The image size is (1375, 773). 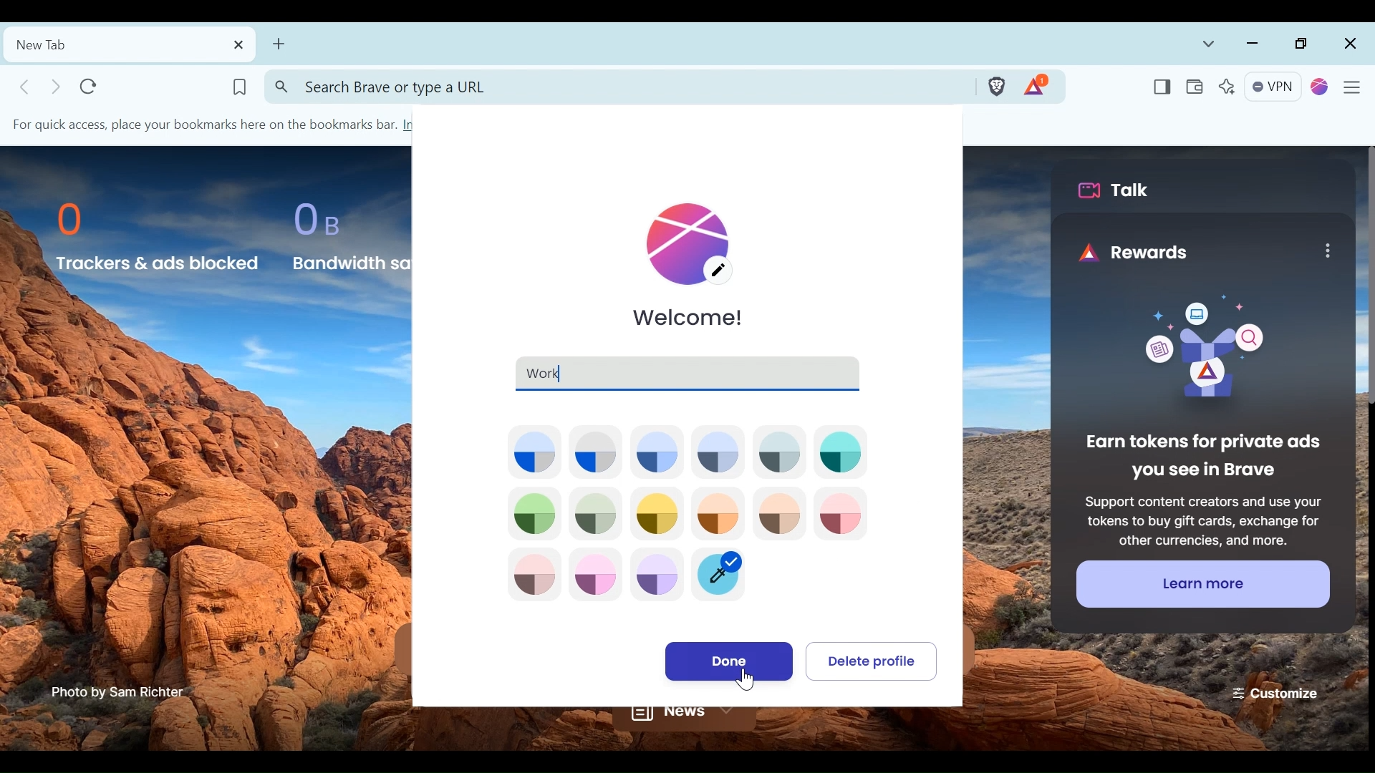 I want to click on welcome!, so click(x=687, y=318).